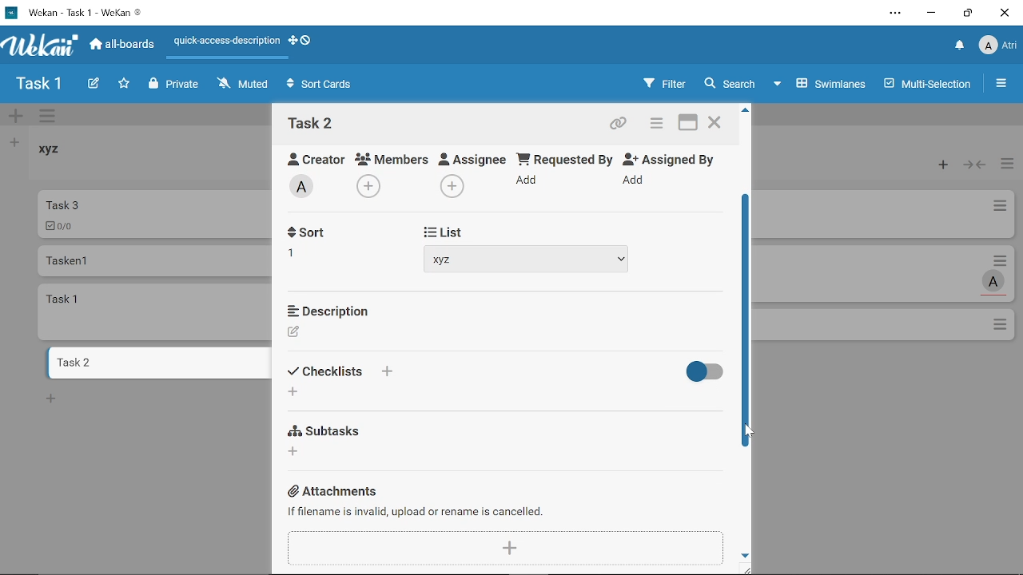 This screenshot has height=575, width=1023. Describe the element at coordinates (746, 554) in the screenshot. I see `move down` at that location.